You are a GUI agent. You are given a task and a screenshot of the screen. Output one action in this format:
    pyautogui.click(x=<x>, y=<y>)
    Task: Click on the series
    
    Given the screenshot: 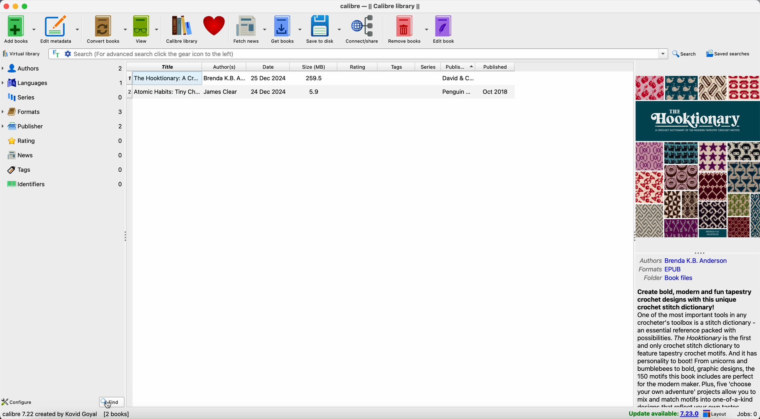 What is the action you would take?
    pyautogui.click(x=62, y=97)
    